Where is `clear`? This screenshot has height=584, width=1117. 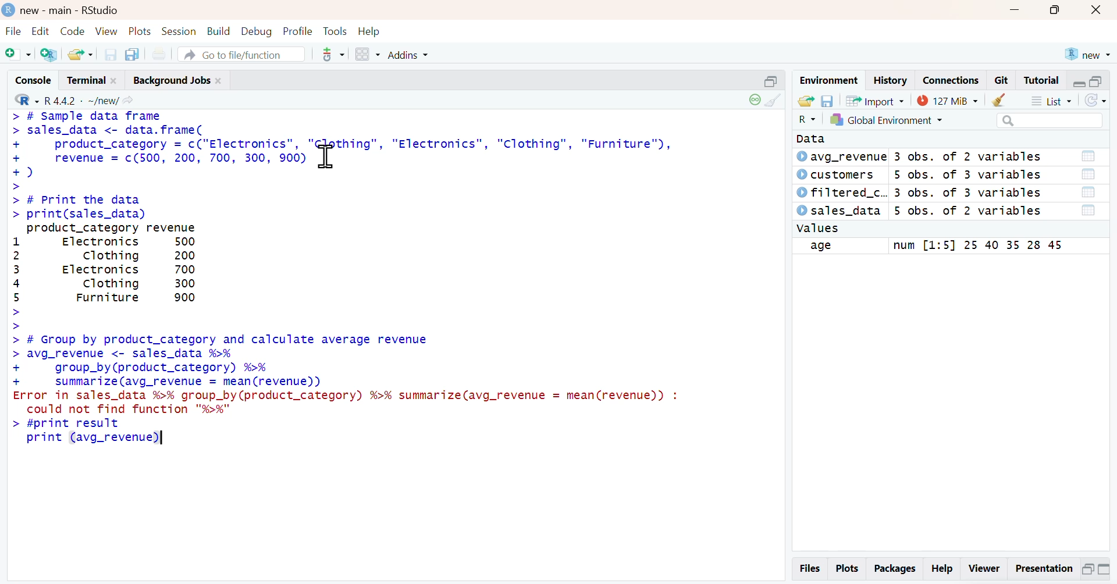 clear is located at coordinates (997, 99).